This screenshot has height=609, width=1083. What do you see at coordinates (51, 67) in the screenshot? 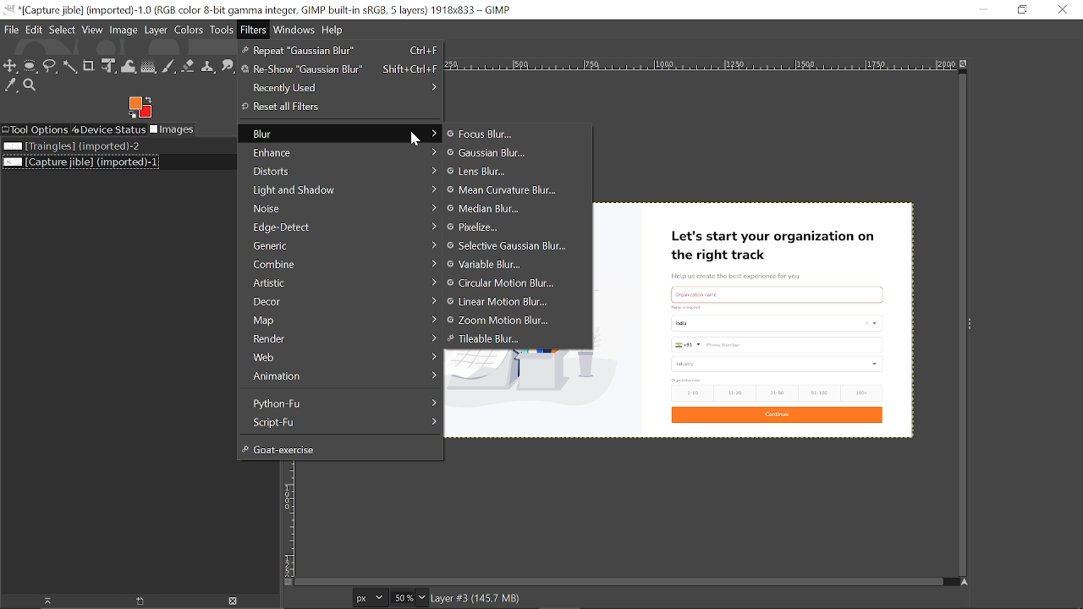
I see `Free select tool` at bounding box center [51, 67].